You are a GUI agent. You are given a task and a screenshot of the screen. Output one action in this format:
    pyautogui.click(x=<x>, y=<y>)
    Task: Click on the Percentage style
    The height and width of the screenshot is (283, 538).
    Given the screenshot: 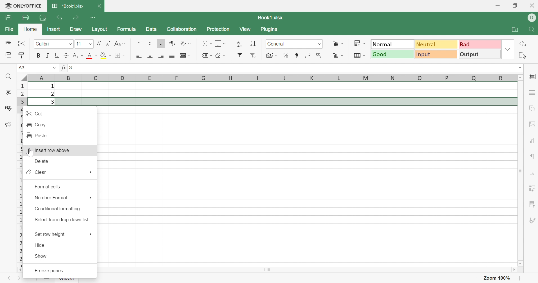 What is the action you would take?
    pyautogui.click(x=286, y=55)
    